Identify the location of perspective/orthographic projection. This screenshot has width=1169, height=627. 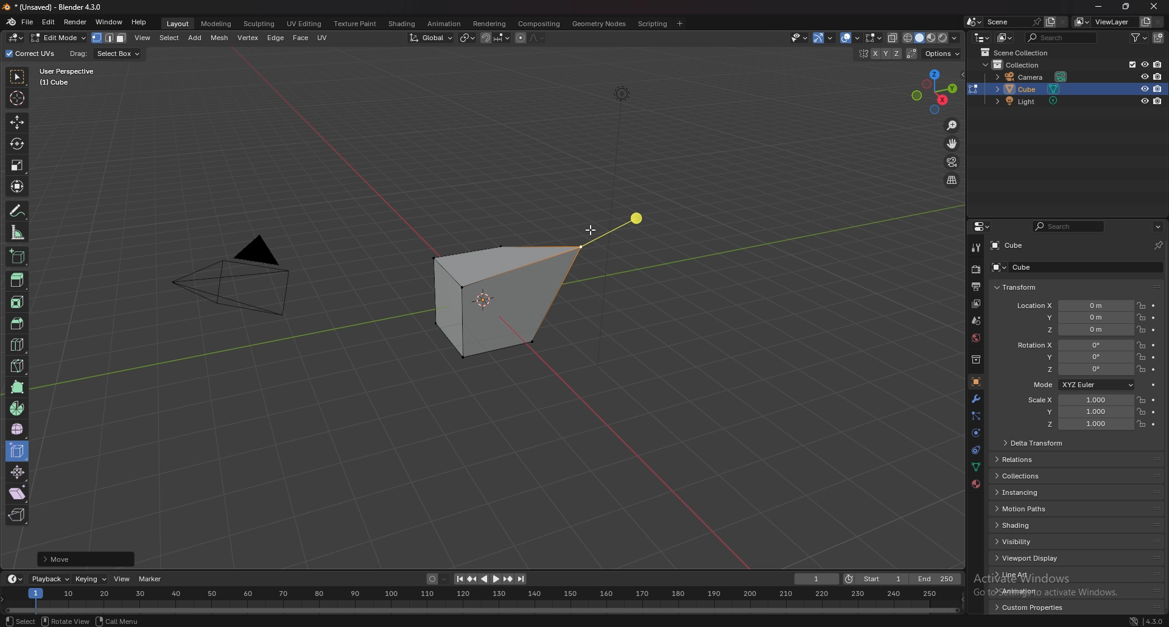
(953, 180).